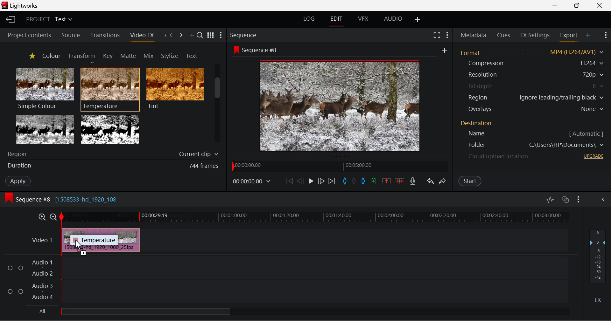 This screenshot has height=321, width=611. Describe the element at coordinates (128, 56) in the screenshot. I see `Matte` at that location.